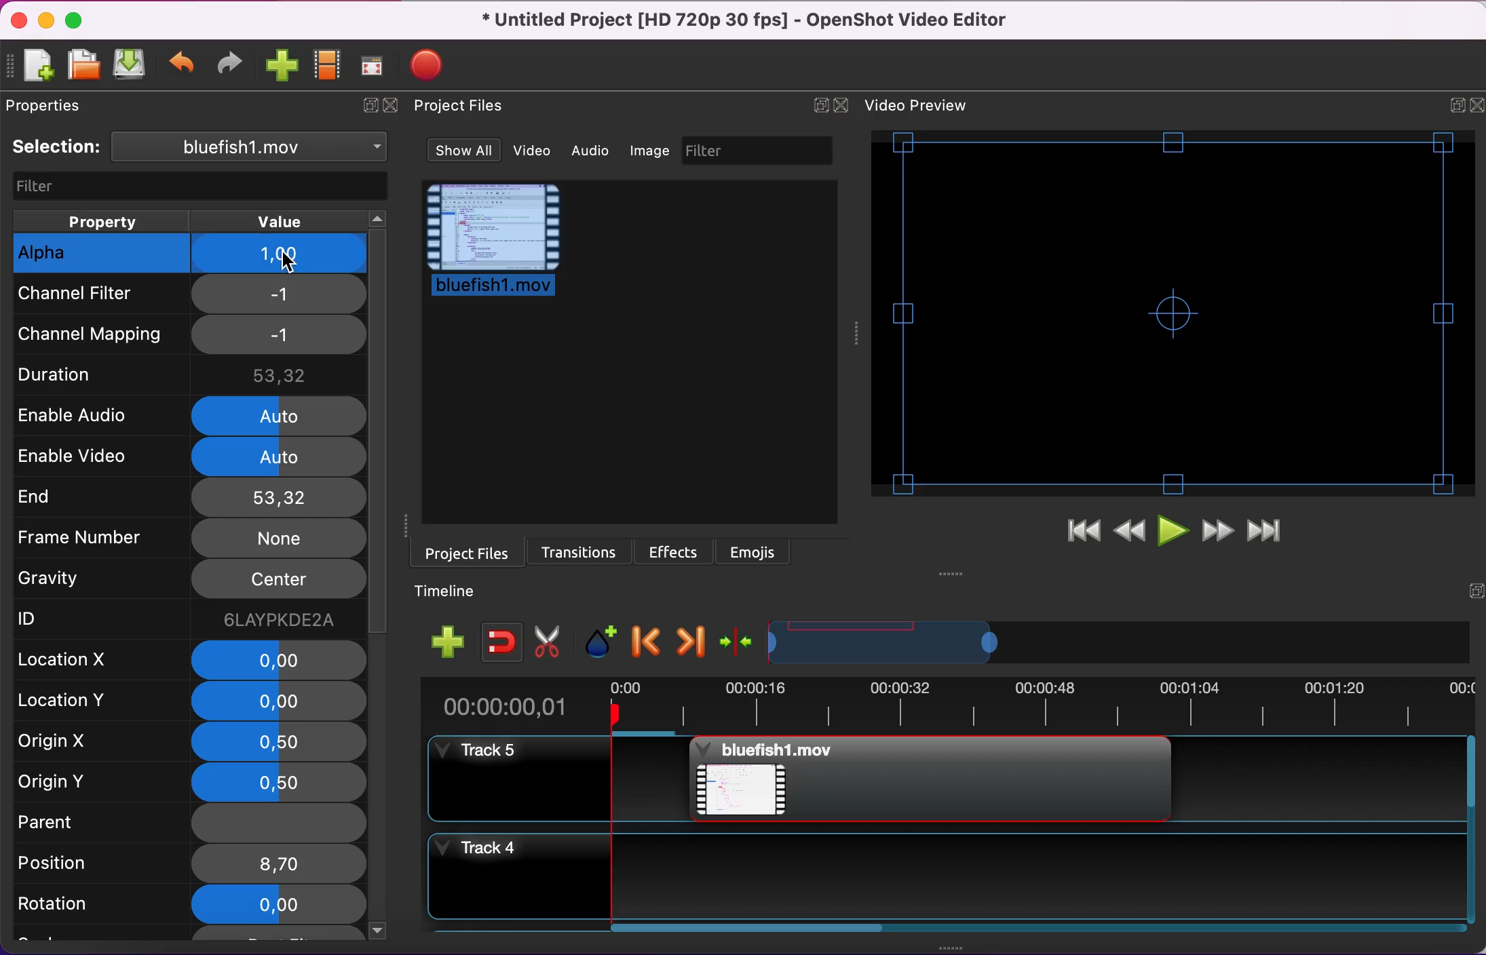 The height and width of the screenshot is (955, 1486). What do you see at coordinates (280, 336) in the screenshot?
I see `-1` at bounding box center [280, 336].